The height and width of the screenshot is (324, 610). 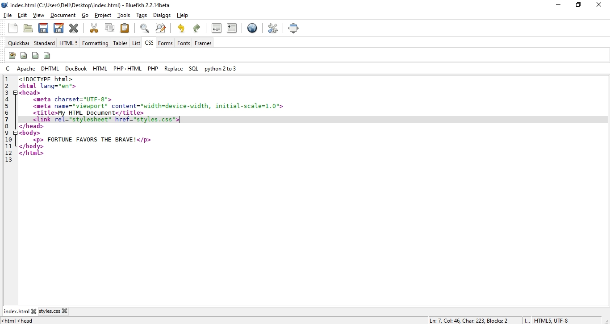 I want to click on paste, so click(x=125, y=28).